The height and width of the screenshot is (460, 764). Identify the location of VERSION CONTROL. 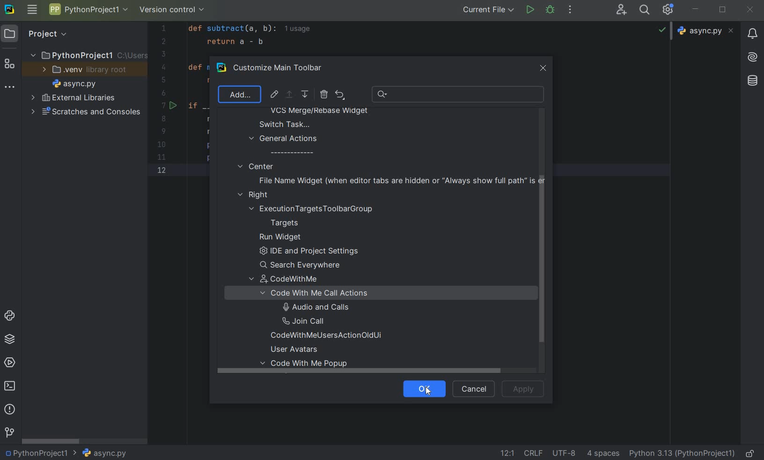
(172, 11).